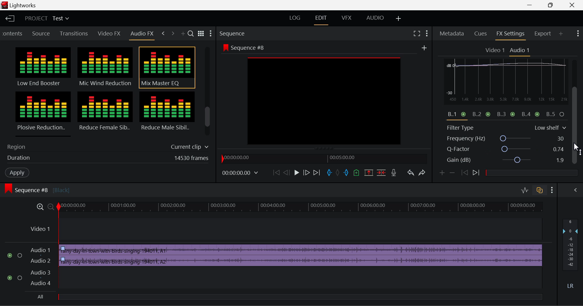 Image resolution: width=583 pixels, height=306 pixels. I want to click on FX Settings Open, so click(511, 35).